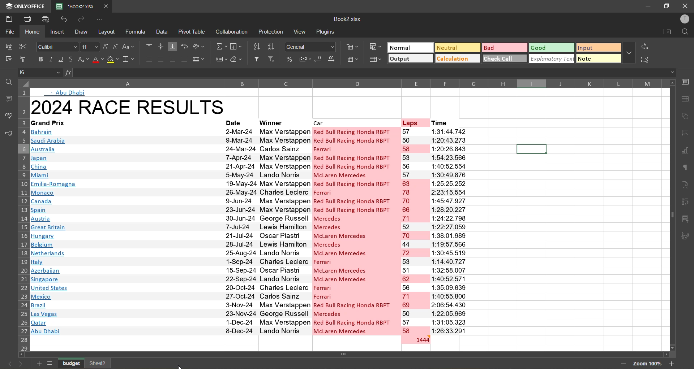 Image resolution: width=694 pixels, height=369 pixels. I want to click on winner, so click(283, 122).